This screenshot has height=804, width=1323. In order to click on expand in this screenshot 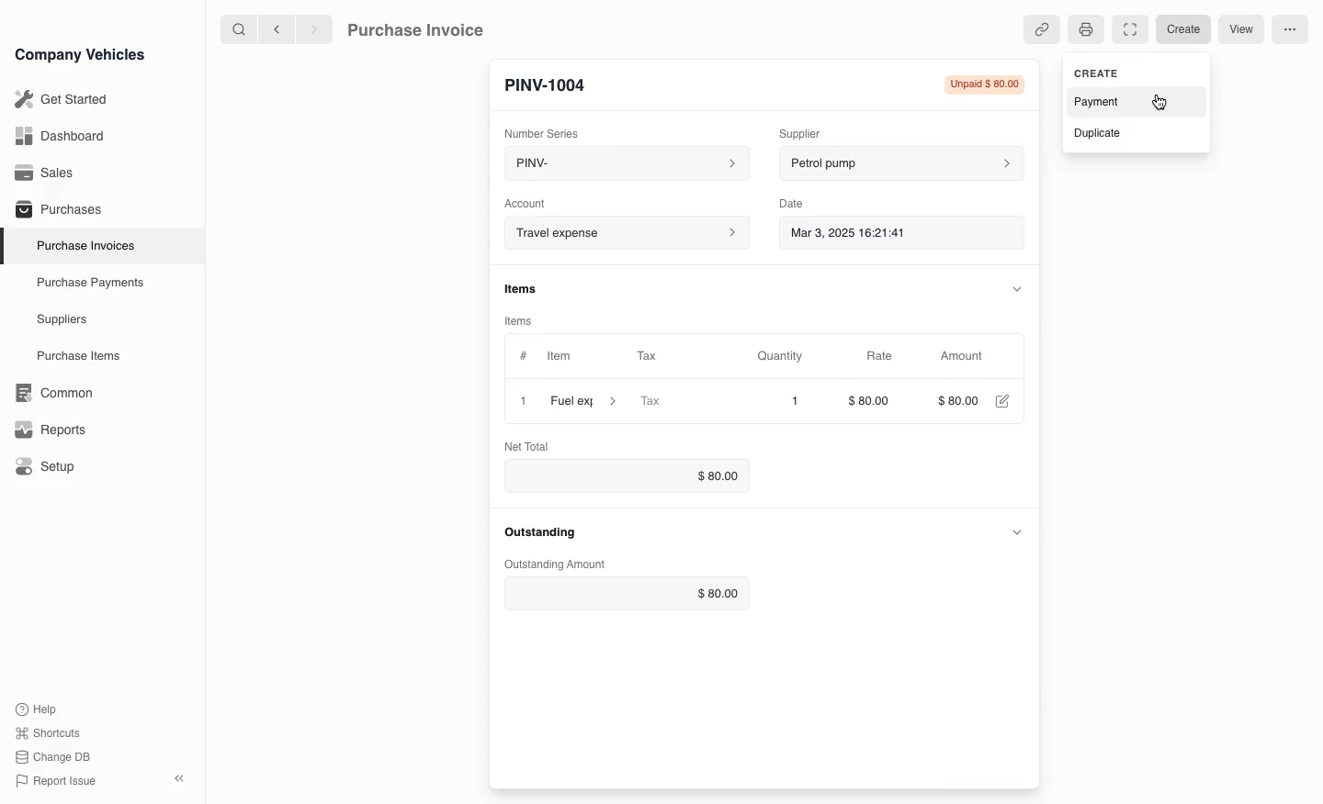, I will do `click(1019, 532)`.